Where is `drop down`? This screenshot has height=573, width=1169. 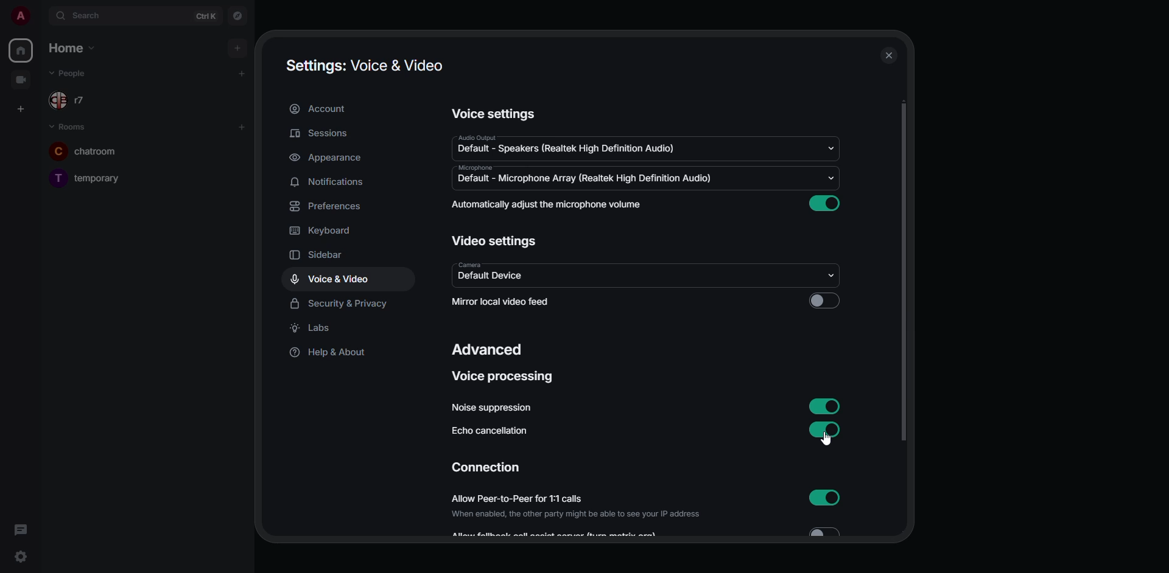 drop down is located at coordinates (833, 276).